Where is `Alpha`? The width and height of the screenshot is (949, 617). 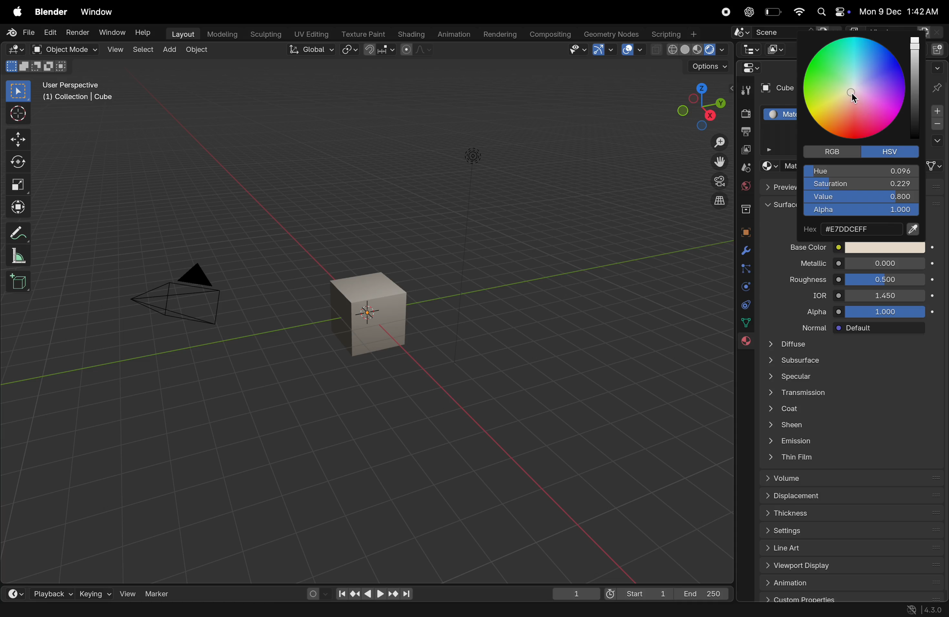 Alpha is located at coordinates (860, 211).